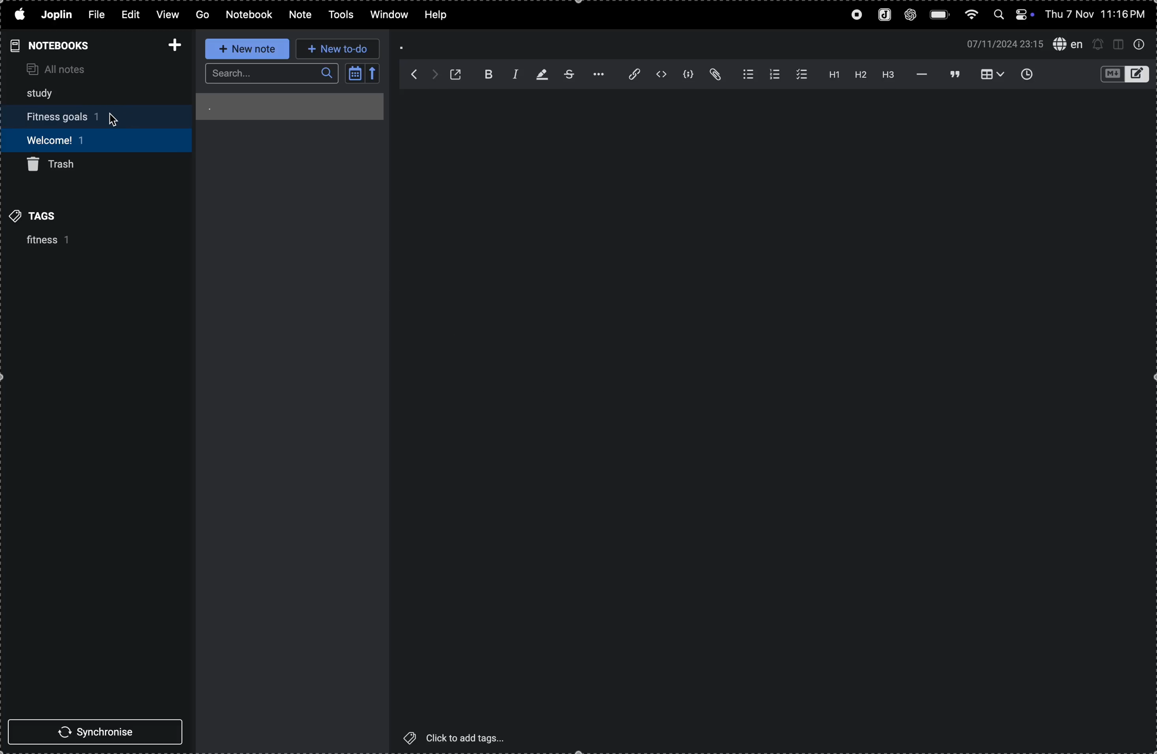 This screenshot has height=754, width=1157. Describe the element at coordinates (299, 15) in the screenshot. I see `note` at that location.